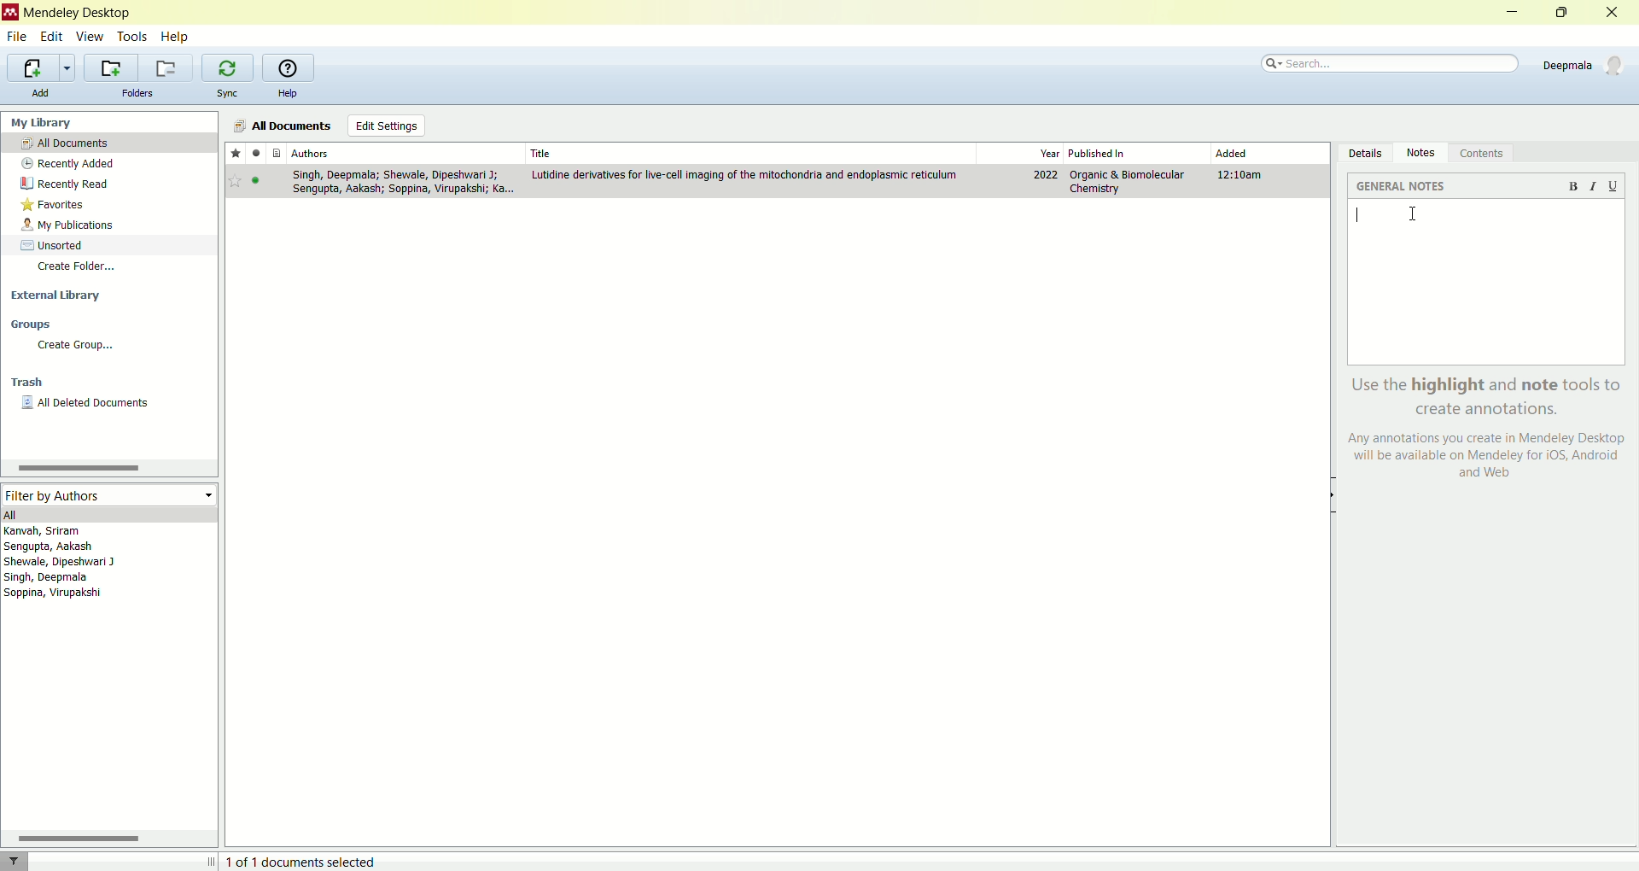 The width and height of the screenshot is (1639, 871). Describe the element at coordinates (287, 93) in the screenshot. I see `help` at that location.